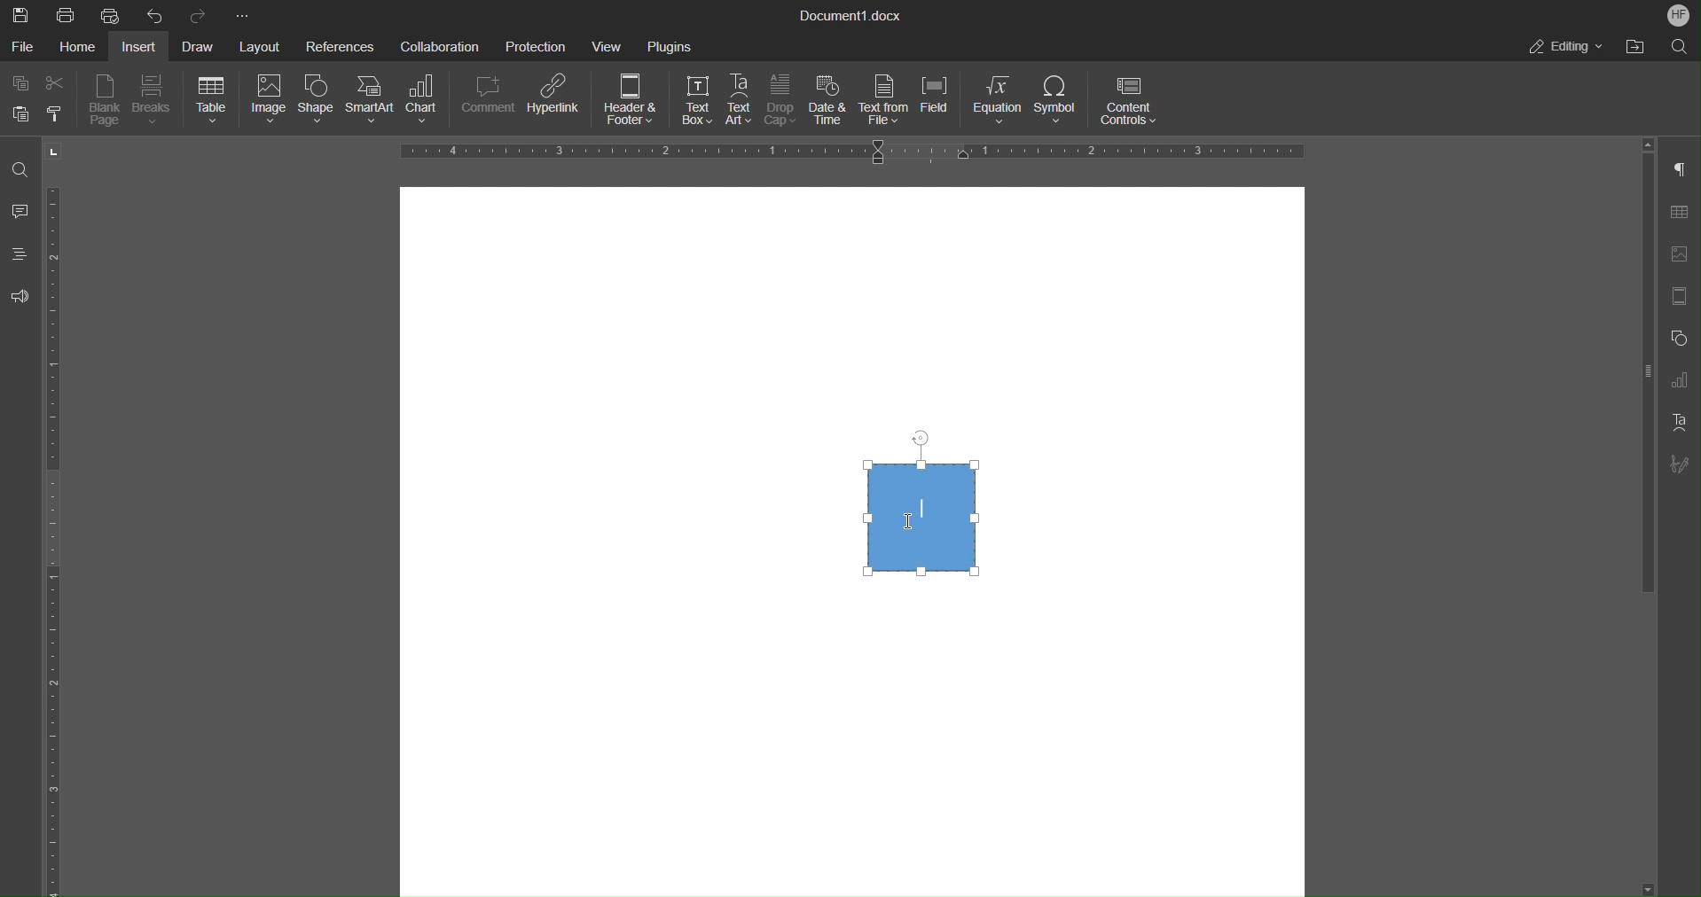  I want to click on Image, so click(265, 102).